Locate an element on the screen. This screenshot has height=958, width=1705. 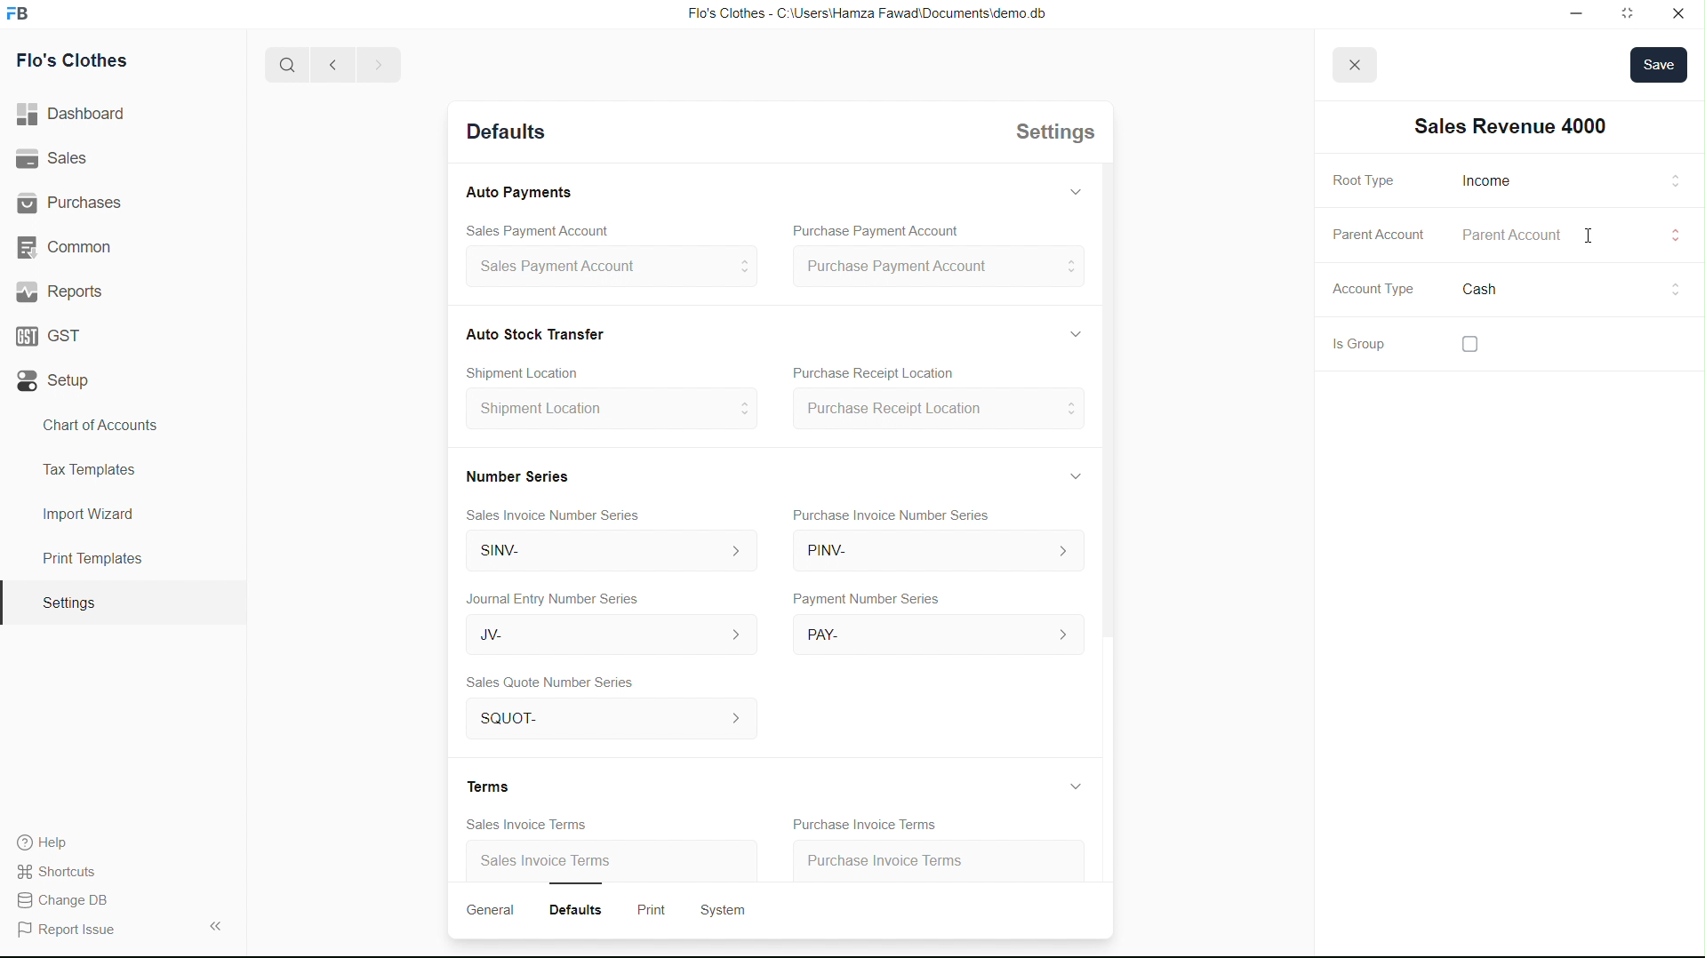
Chart of Accounts is located at coordinates (95, 425).